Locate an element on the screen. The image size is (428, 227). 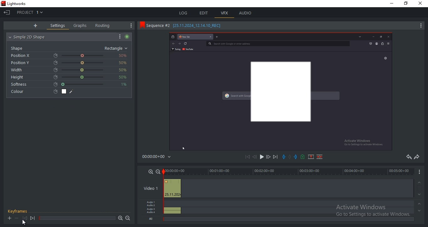
options is located at coordinates (421, 172).